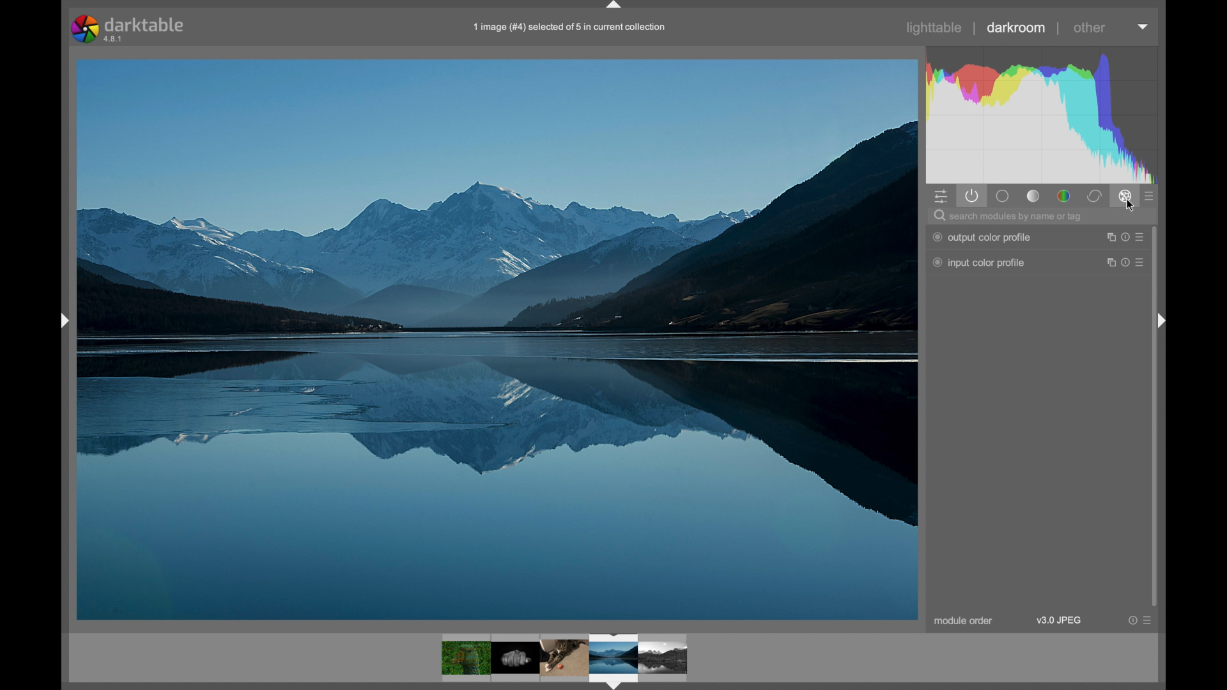  I want to click on photos, so click(564, 659).